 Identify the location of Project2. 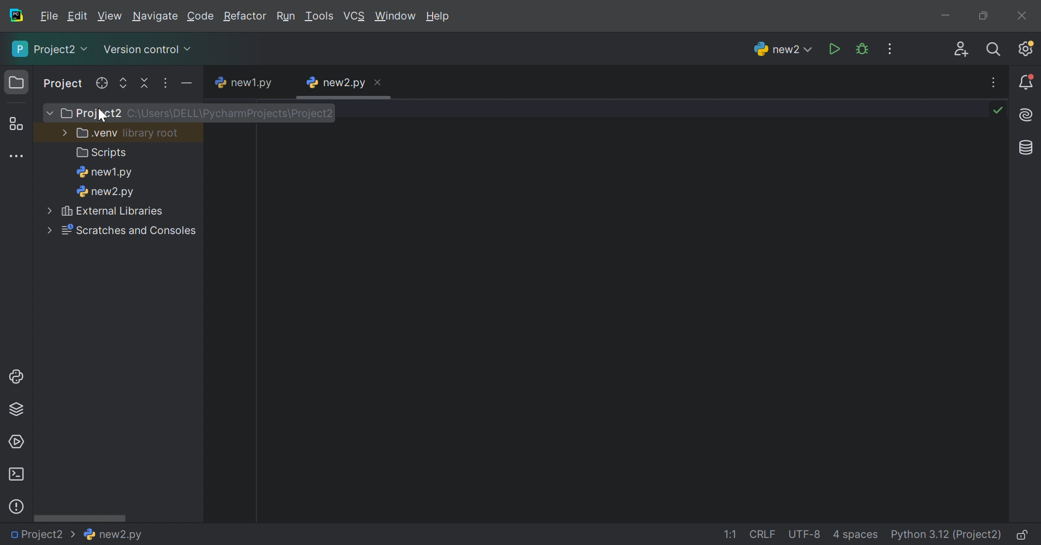
(38, 535).